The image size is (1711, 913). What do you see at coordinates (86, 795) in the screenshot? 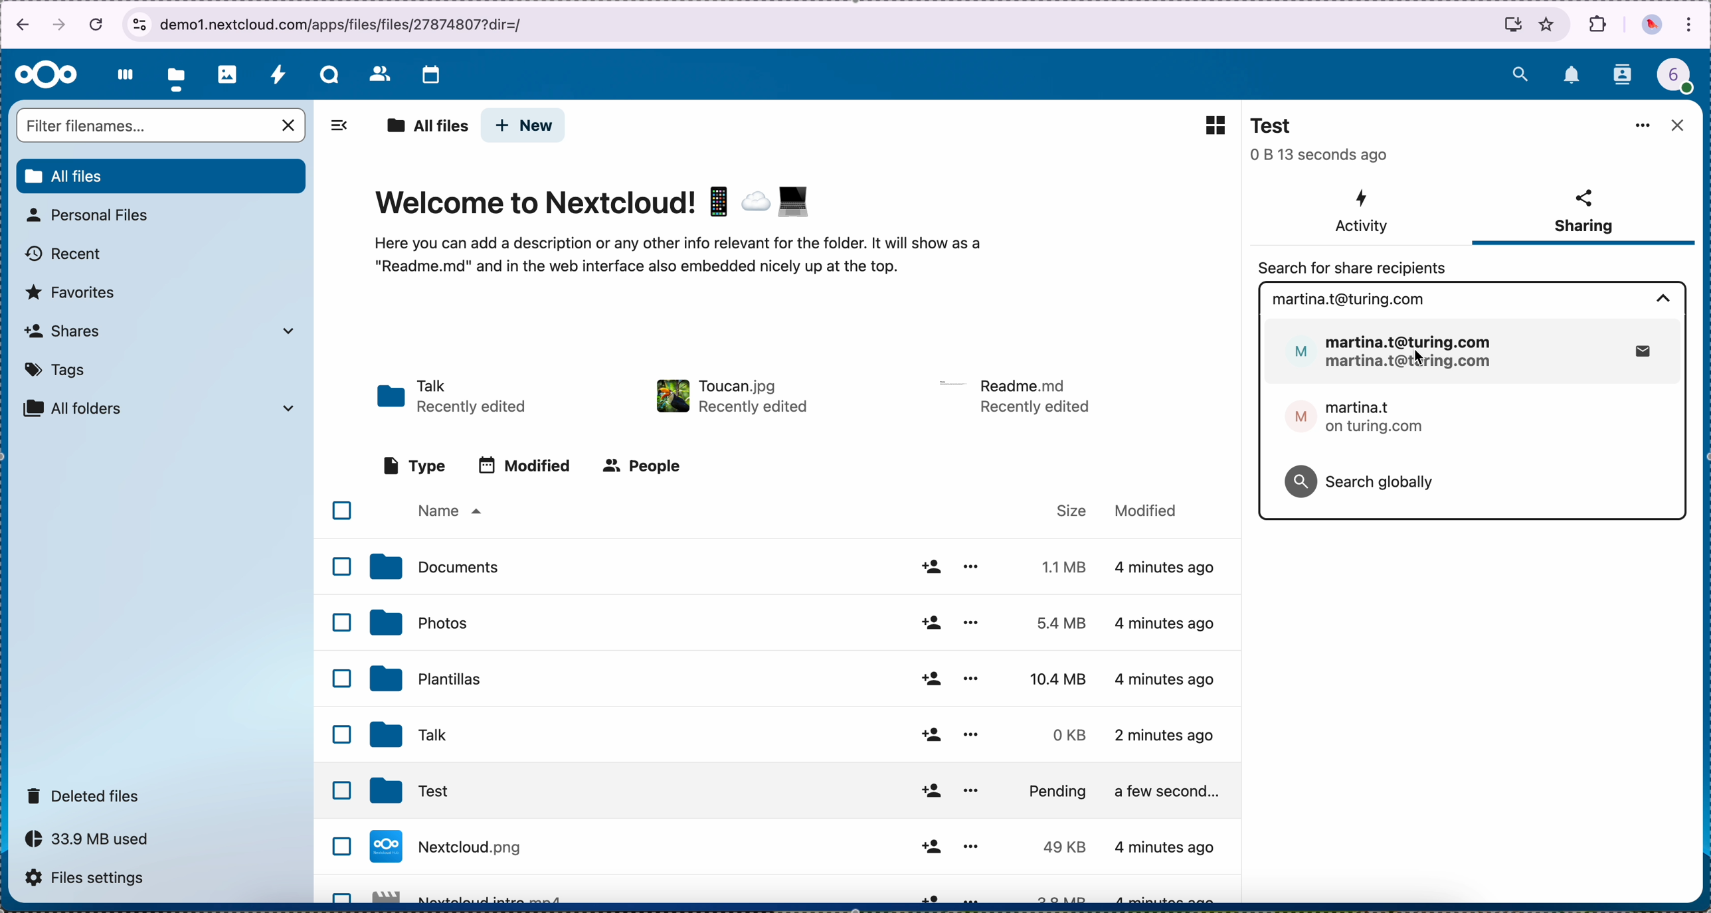
I see `deleted files` at bounding box center [86, 795].